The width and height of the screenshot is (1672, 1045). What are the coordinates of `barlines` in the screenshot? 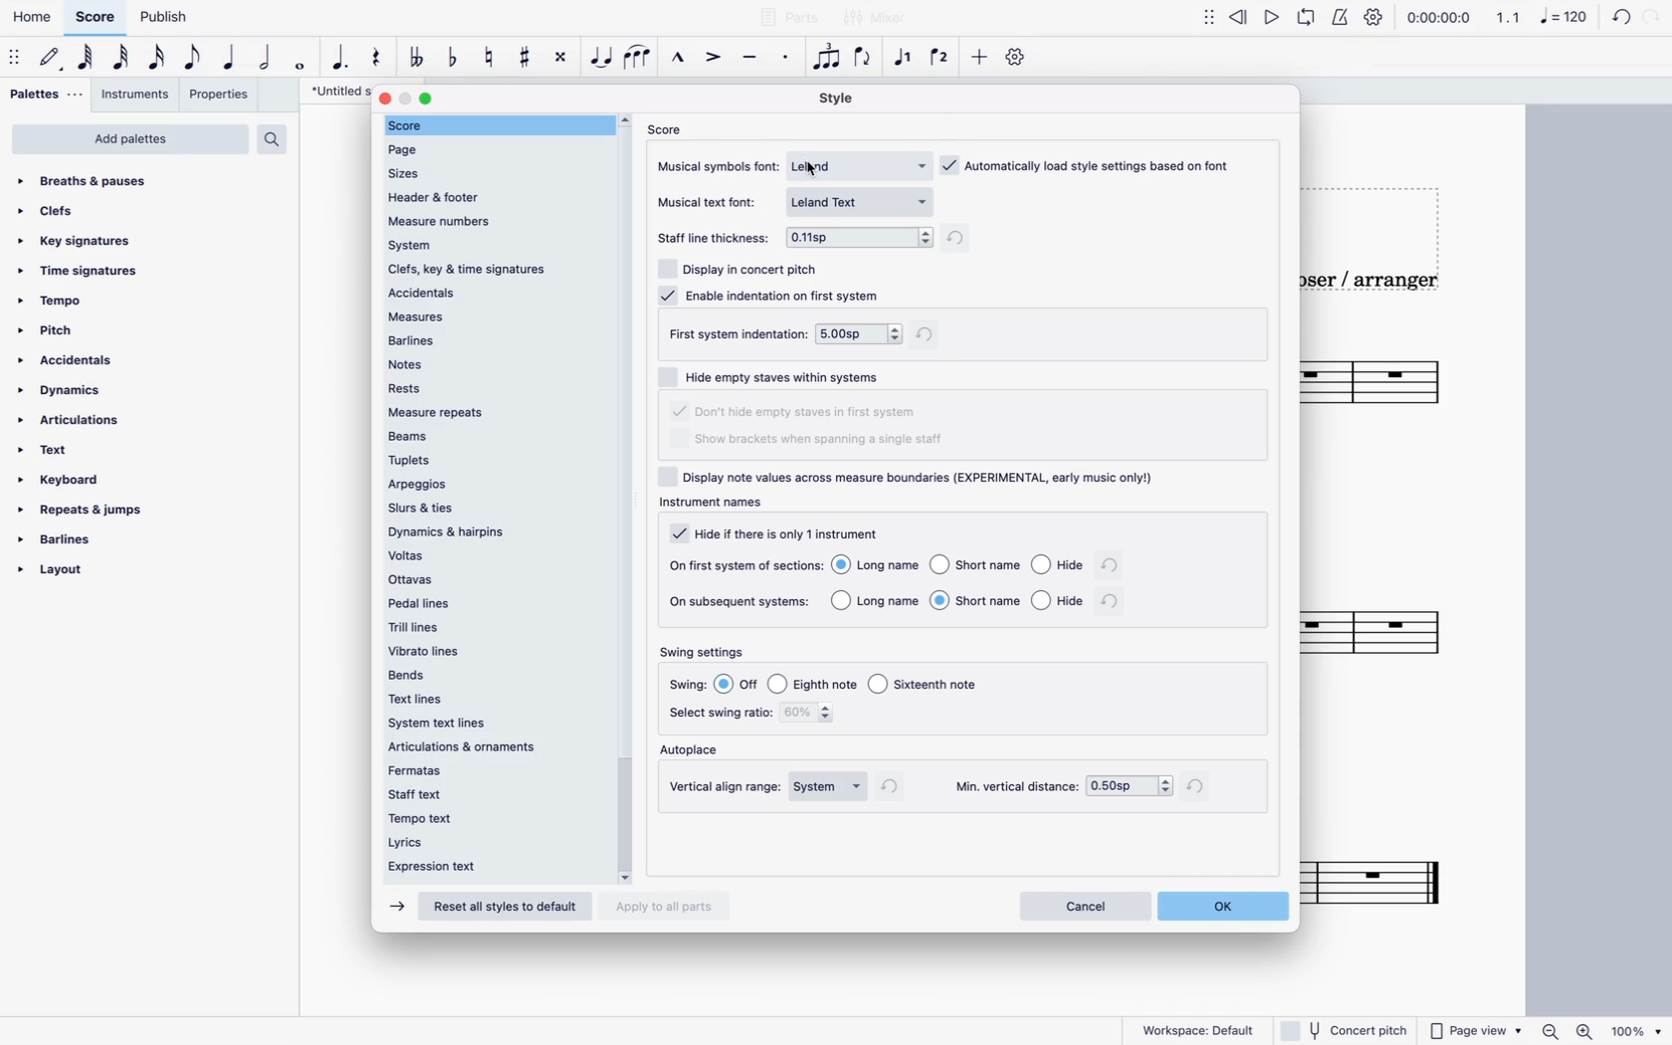 It's located at (64, 541).